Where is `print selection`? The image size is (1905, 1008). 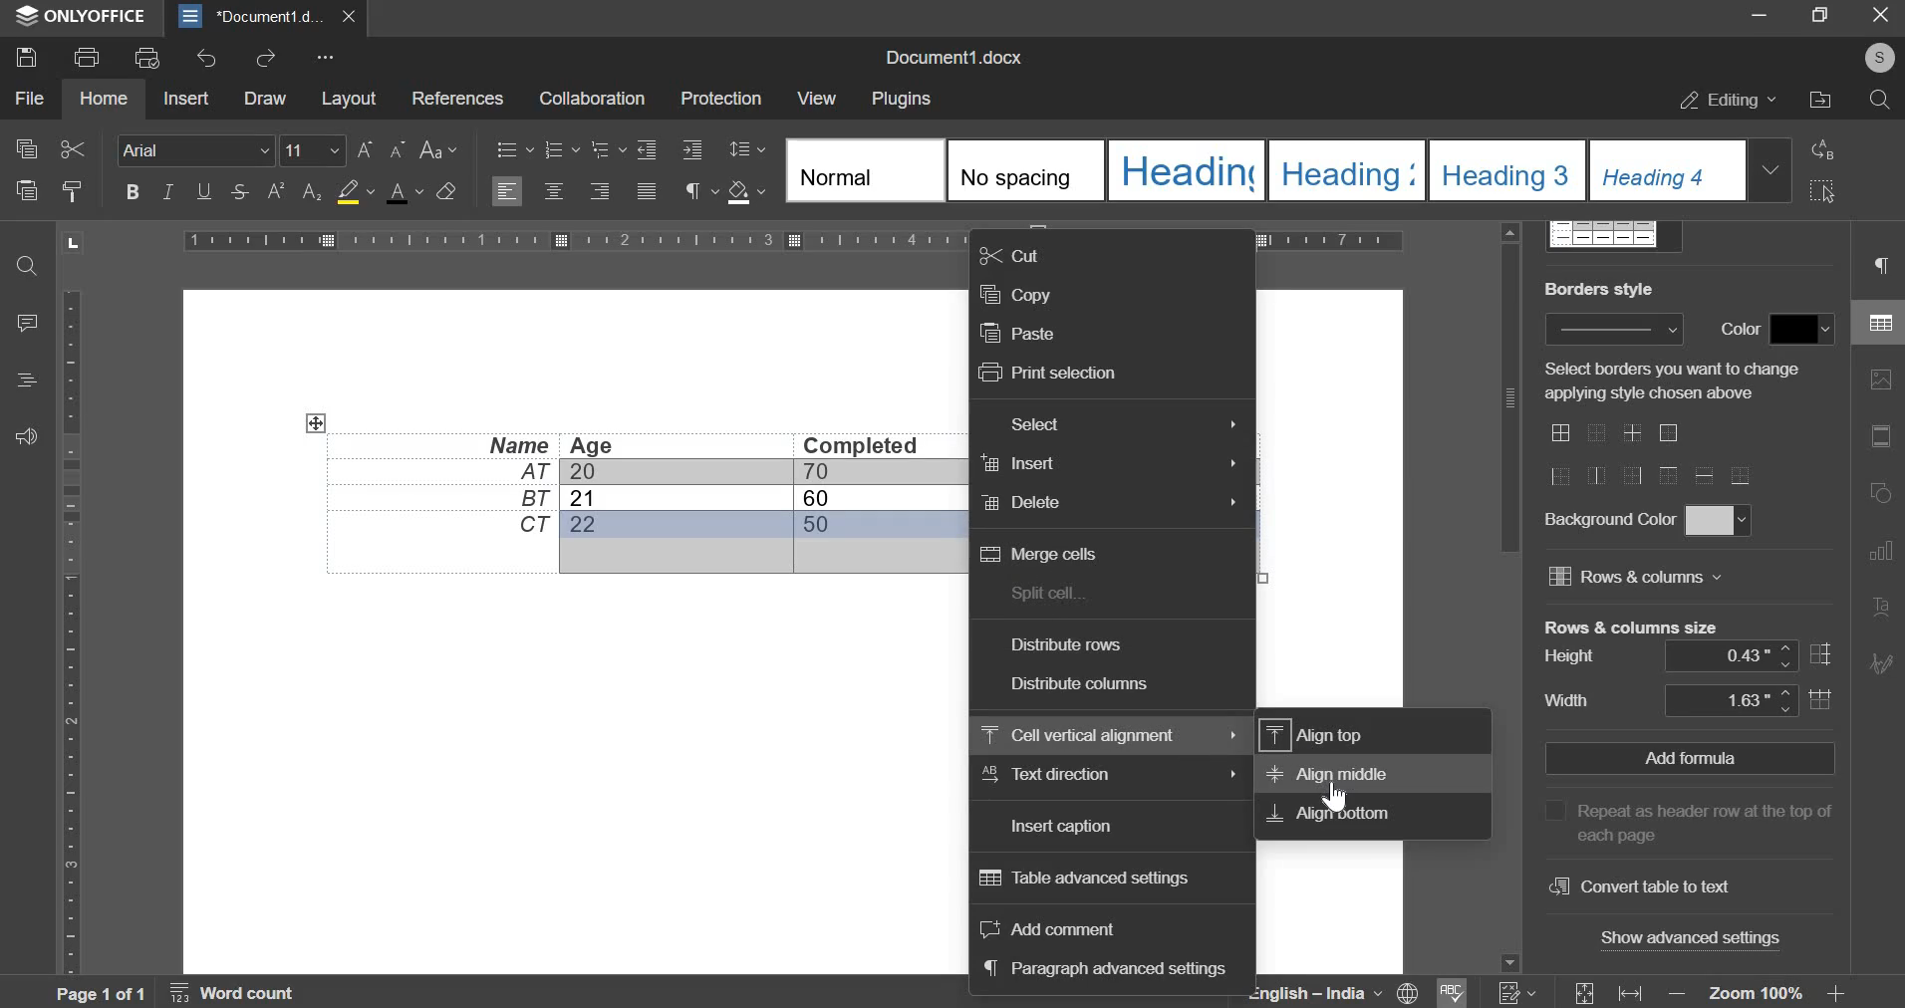
print selection is located at coordinates (1048, 371).